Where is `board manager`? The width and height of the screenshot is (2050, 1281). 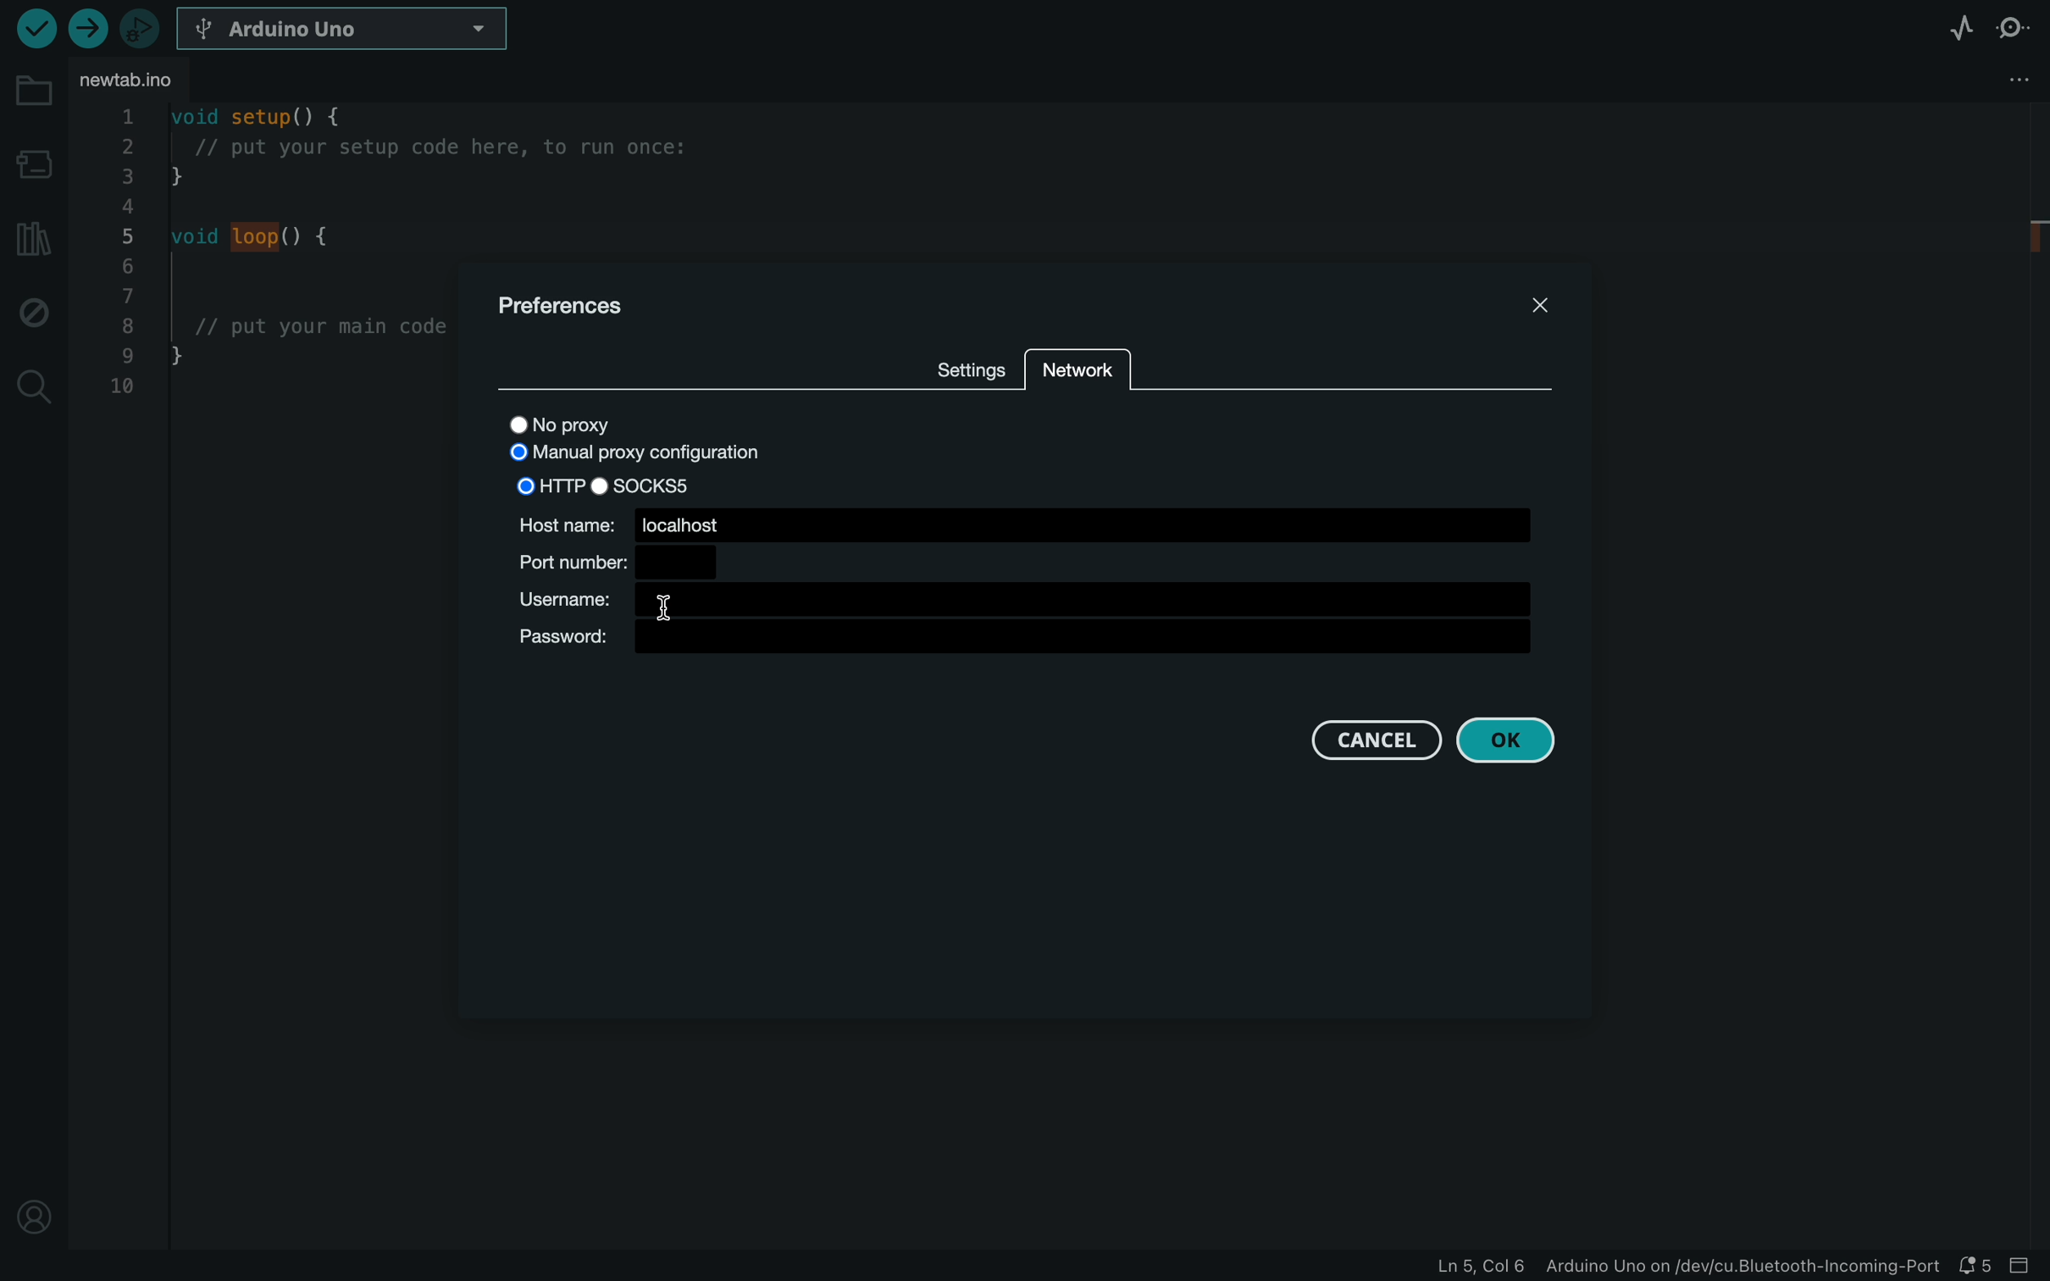 board manager is located at coordinates (32, 168).